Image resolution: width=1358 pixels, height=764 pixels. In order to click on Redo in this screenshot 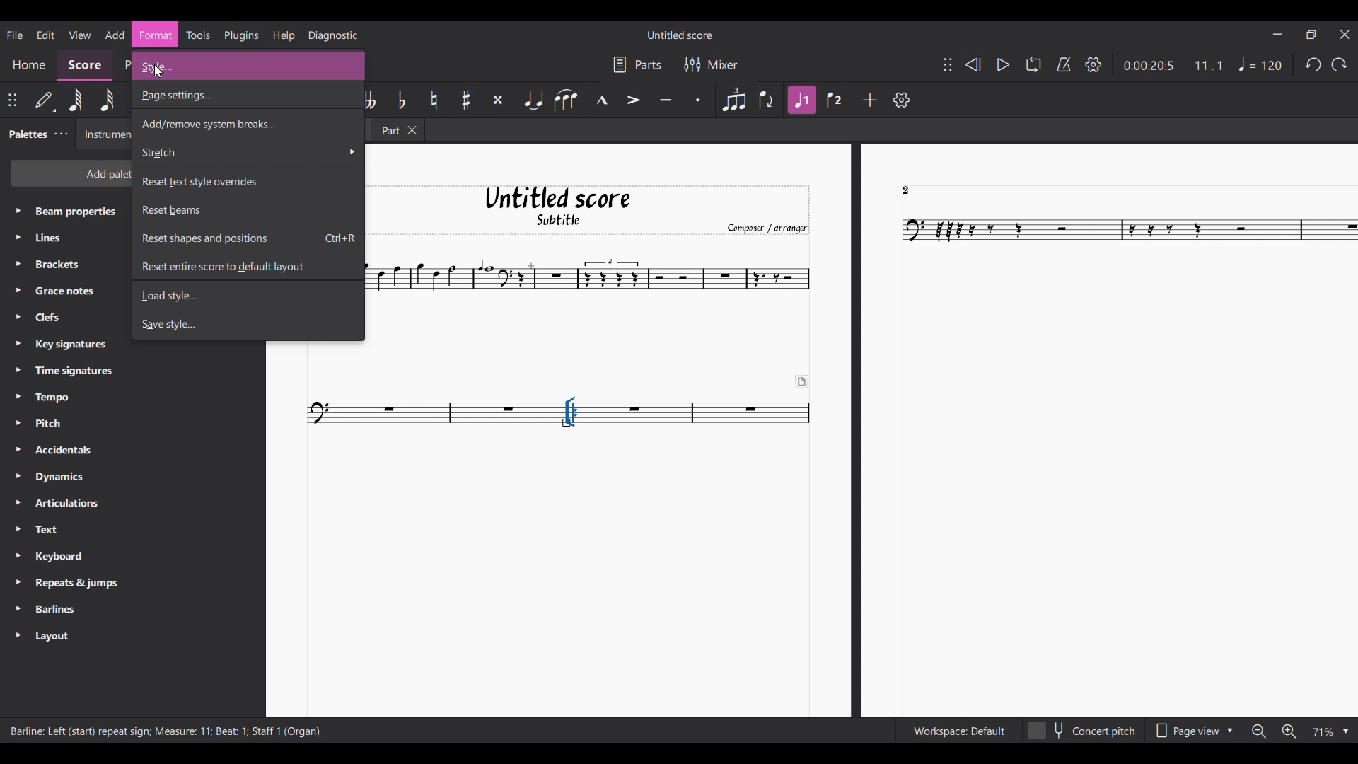, I will do `click(1339, 64)`.